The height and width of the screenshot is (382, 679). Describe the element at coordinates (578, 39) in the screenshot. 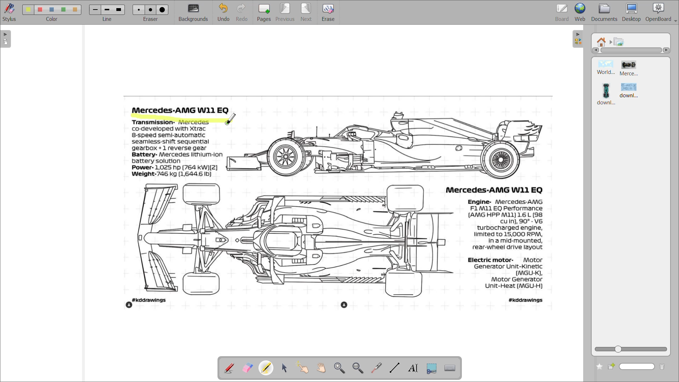

I see `collapse` at that location.